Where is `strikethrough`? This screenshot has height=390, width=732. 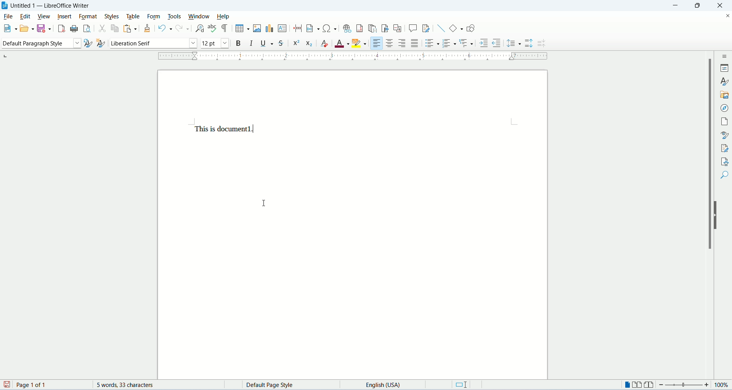
strikethrough is located at coordinates (282, 43).